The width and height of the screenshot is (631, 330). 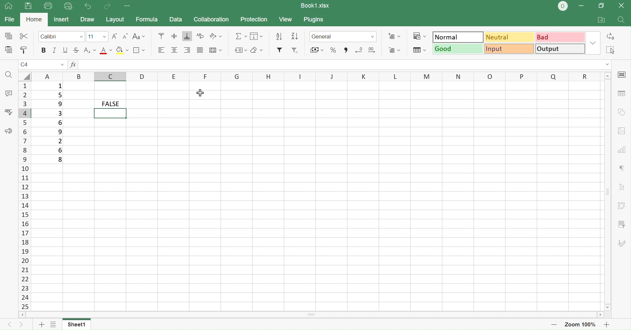 What do you see at coordinates (60, 87) in the screenshot?
I see `1` at bounding box center [60, 87].